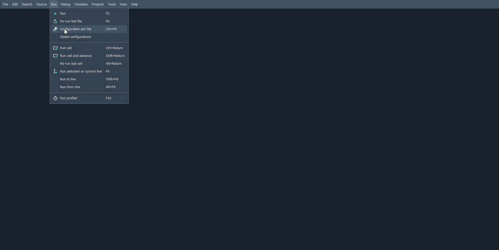 The height and width of the screenshot is (250, 499). What do you see at coordinates (41, 4) in the screenshot?
I see `Source` at bounding box center [41, 4].